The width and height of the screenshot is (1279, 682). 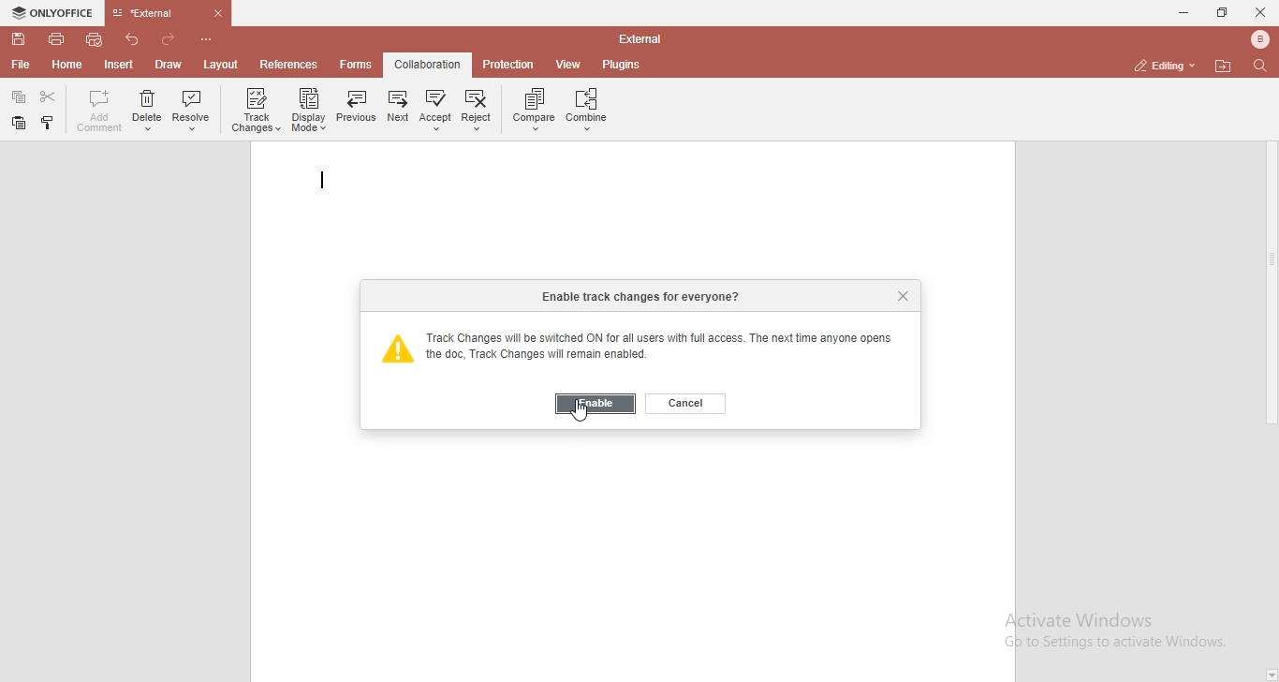 What do you see at coordinates (641, 298) in the screenshot?
I see `enable track changes for everyone` at bounding box center [641, 298].